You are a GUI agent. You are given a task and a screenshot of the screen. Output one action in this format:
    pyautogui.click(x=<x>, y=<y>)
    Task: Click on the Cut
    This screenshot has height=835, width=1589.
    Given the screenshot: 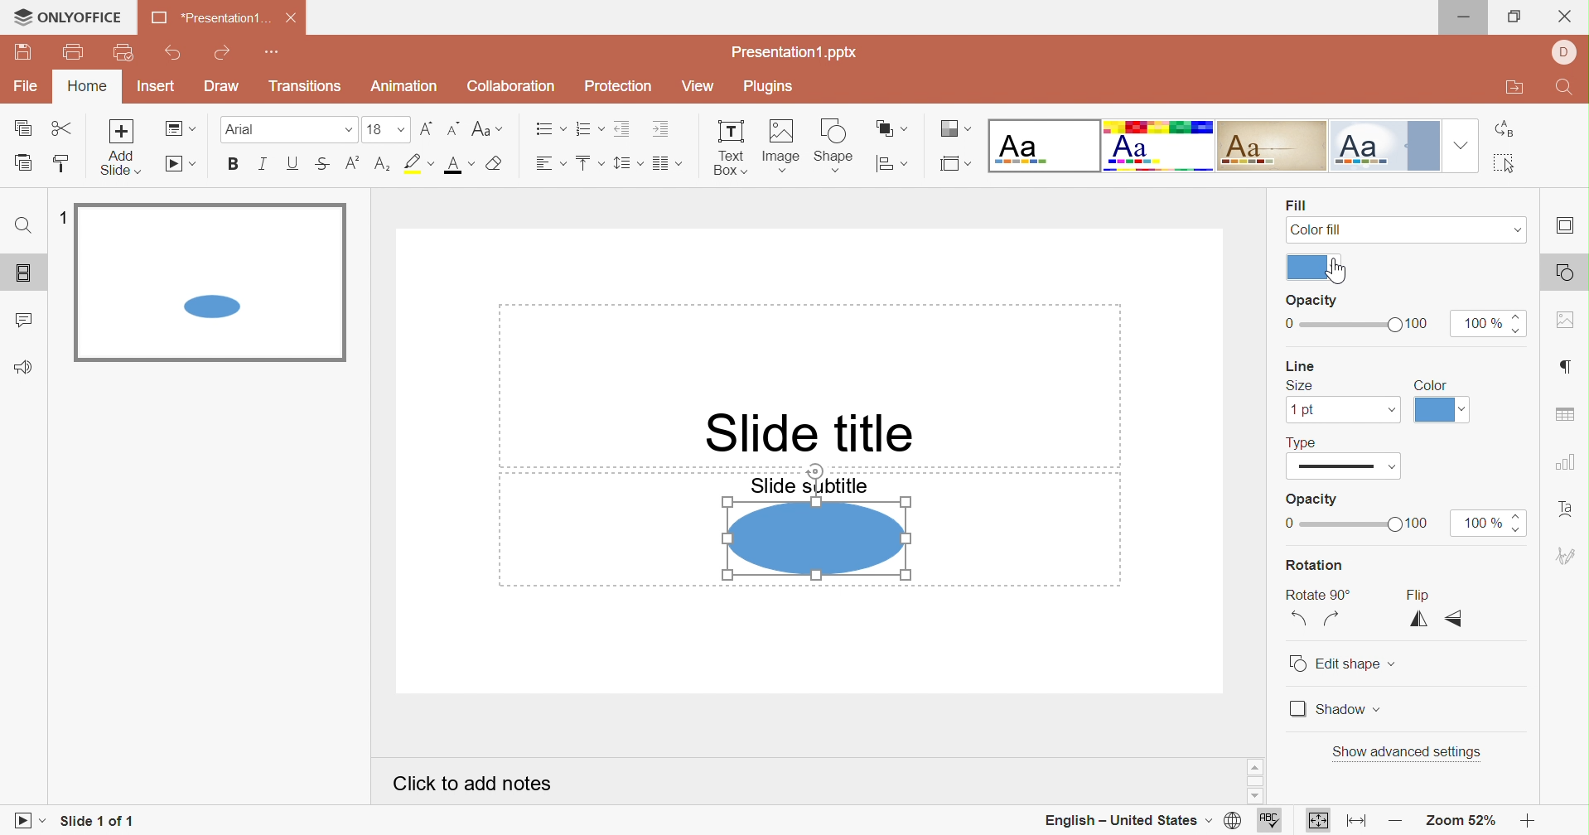 What is the action you would take?
    pyautogui.click(x=61, y=127)
    